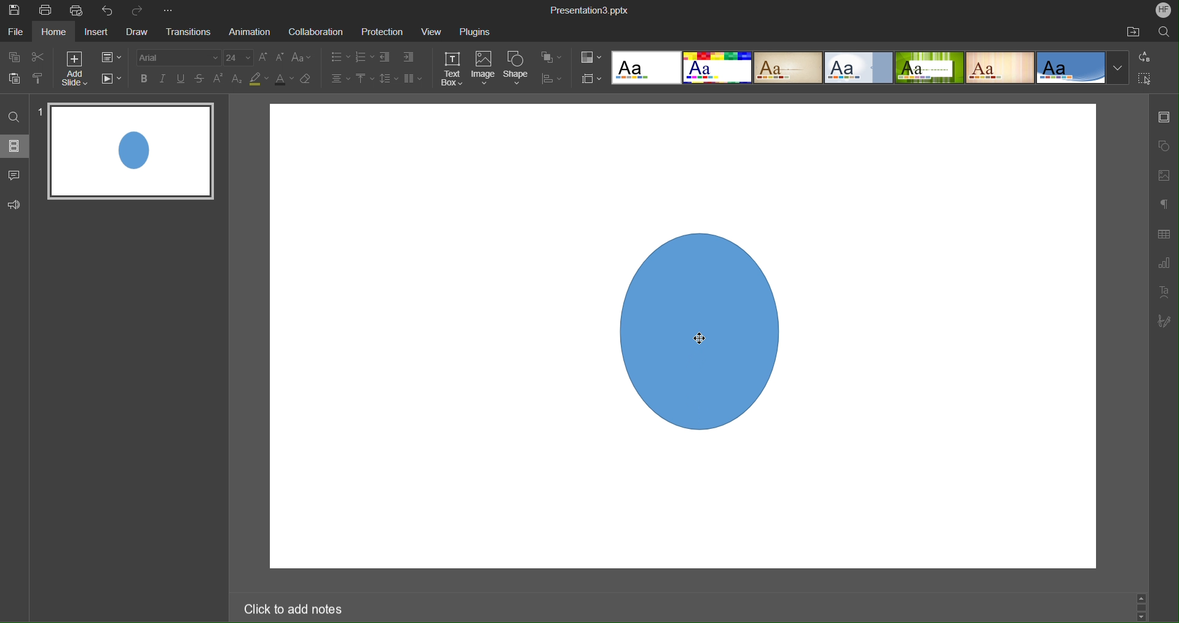 The width and height of the screenshot is (1179, 623). I want to click on 24, so click(240, 58).